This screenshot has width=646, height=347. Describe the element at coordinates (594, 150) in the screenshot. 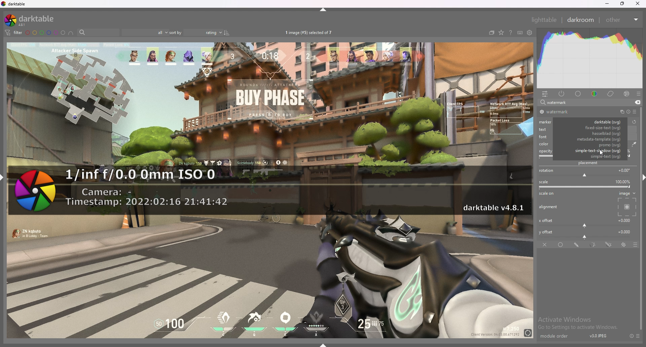

I see `simple text shadow svg` at that location.